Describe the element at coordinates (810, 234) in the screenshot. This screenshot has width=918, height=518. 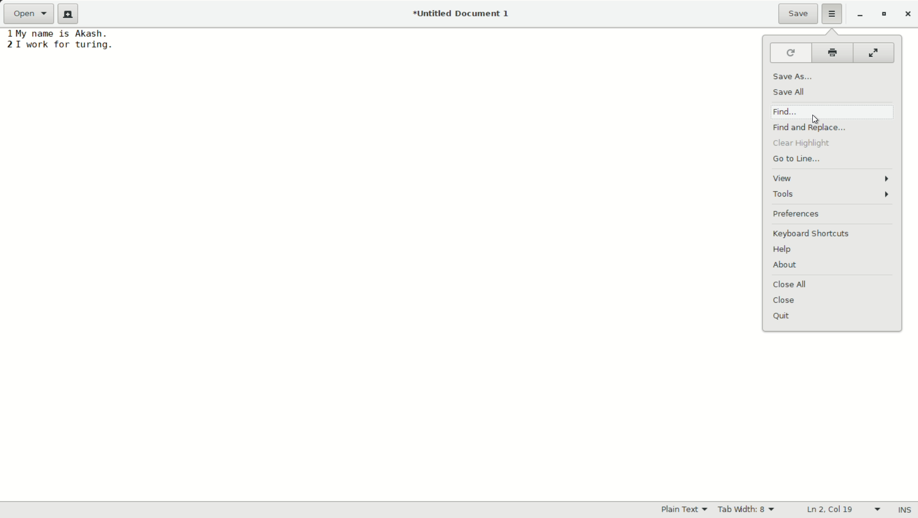
I see `keyboard shortcuts` at that location.